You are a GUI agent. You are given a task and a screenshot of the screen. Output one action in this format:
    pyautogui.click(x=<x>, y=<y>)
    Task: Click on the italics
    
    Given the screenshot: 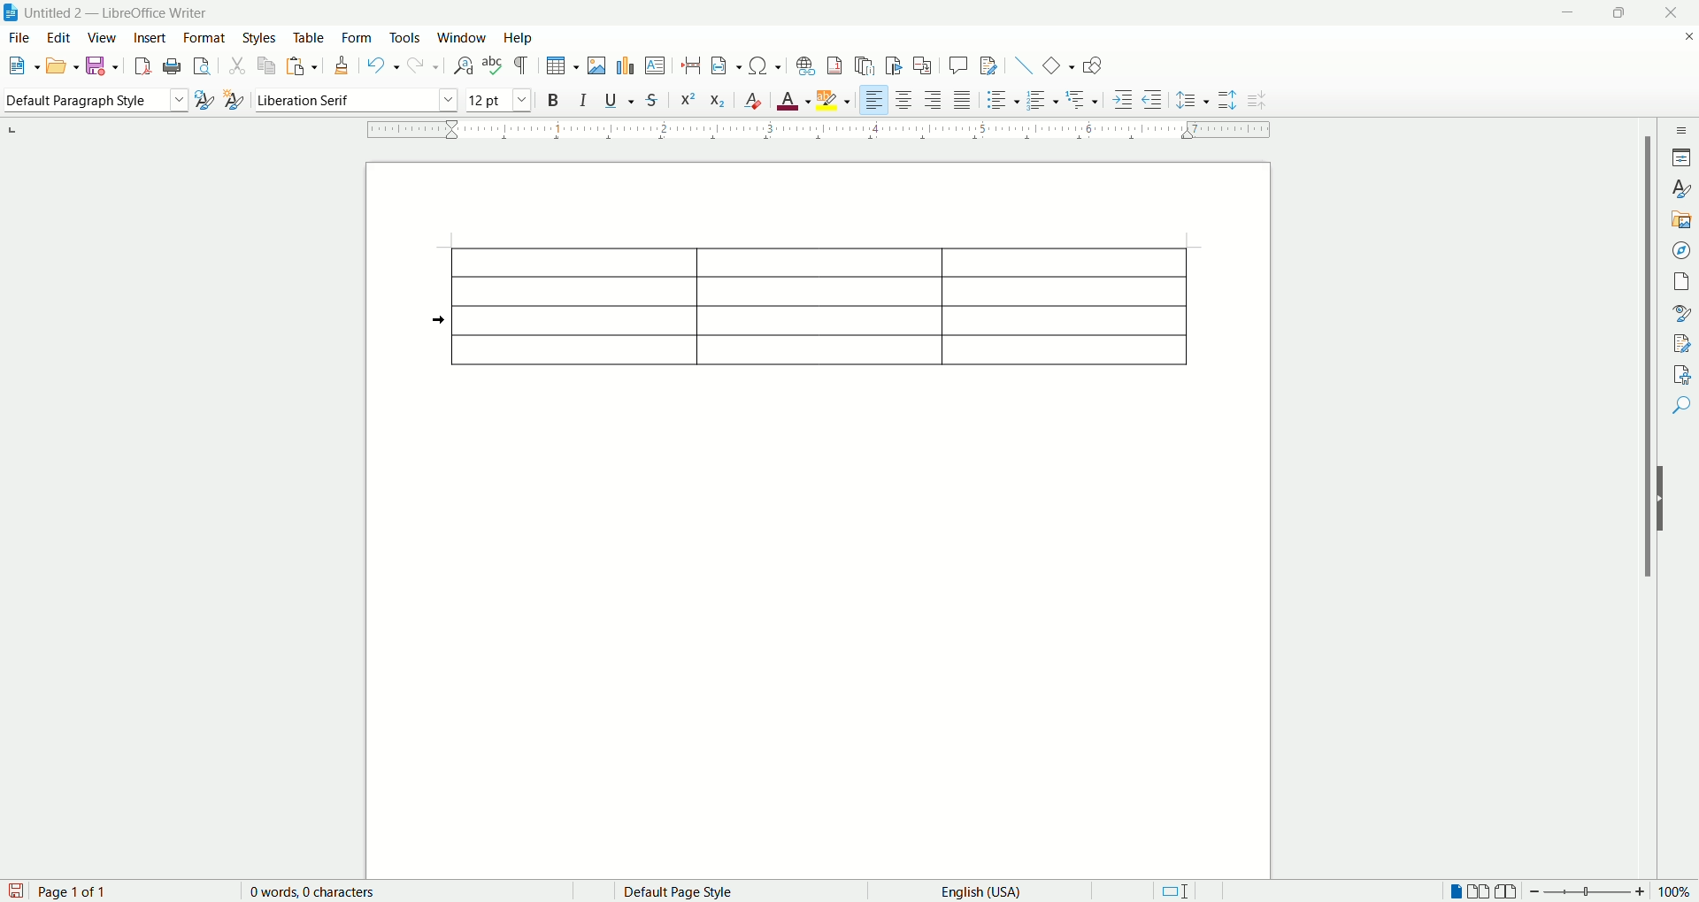 What is the action you would take?
    pyautogui.click(x=581, y=100)
    